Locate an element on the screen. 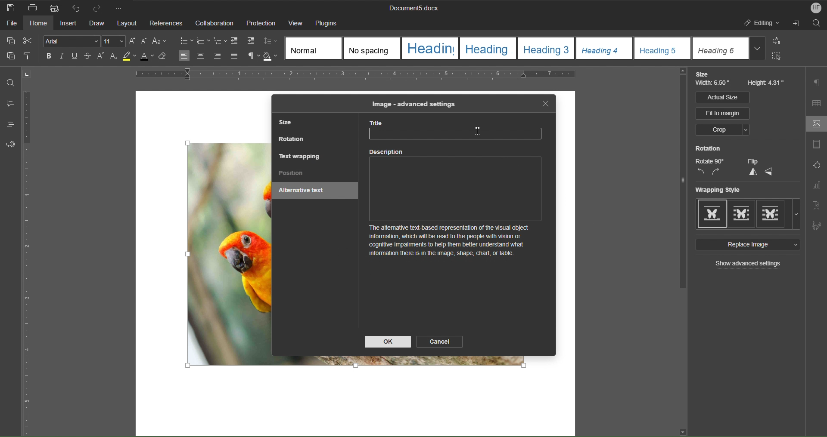 This screenshot has width=827, height=437. Graph Settings is located at coordinates (816, 187).